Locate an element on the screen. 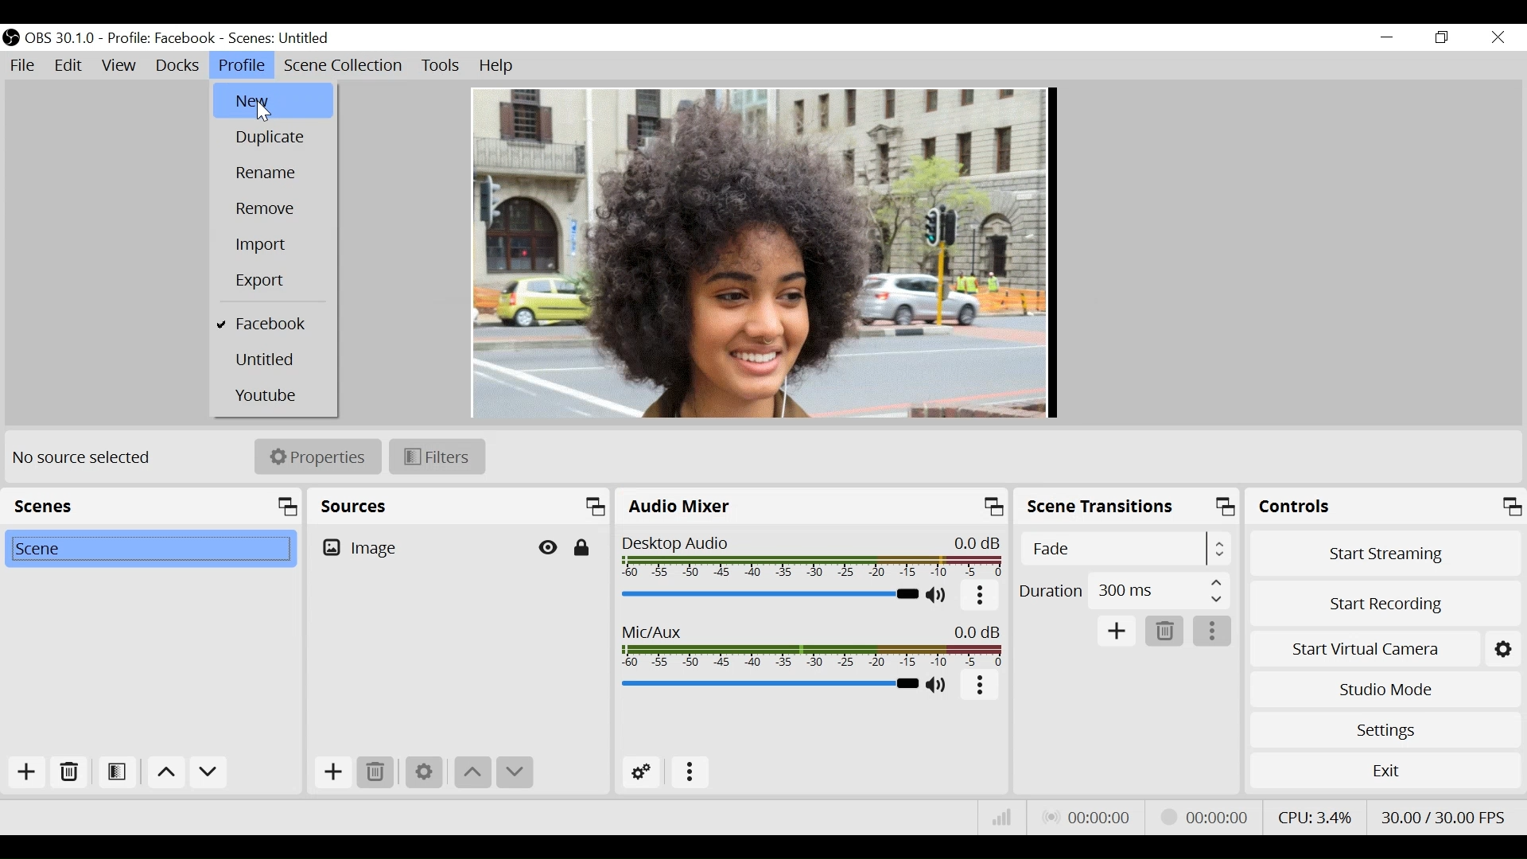  Cursor is located at coordinates (264, 111).